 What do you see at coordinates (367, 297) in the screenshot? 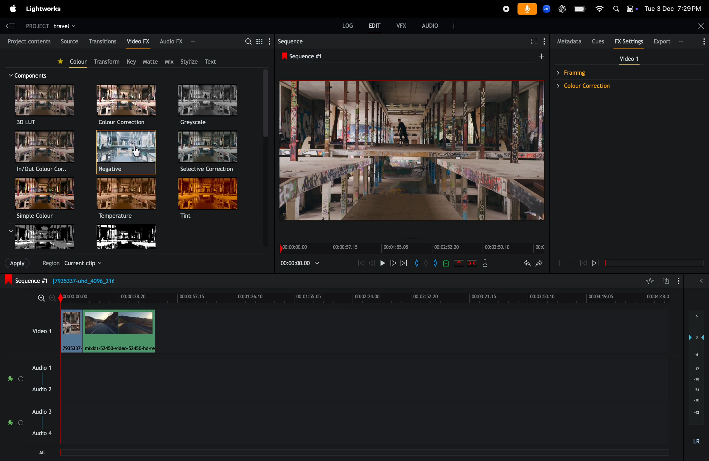
I see `time frame` at bounding box center [367, 297].